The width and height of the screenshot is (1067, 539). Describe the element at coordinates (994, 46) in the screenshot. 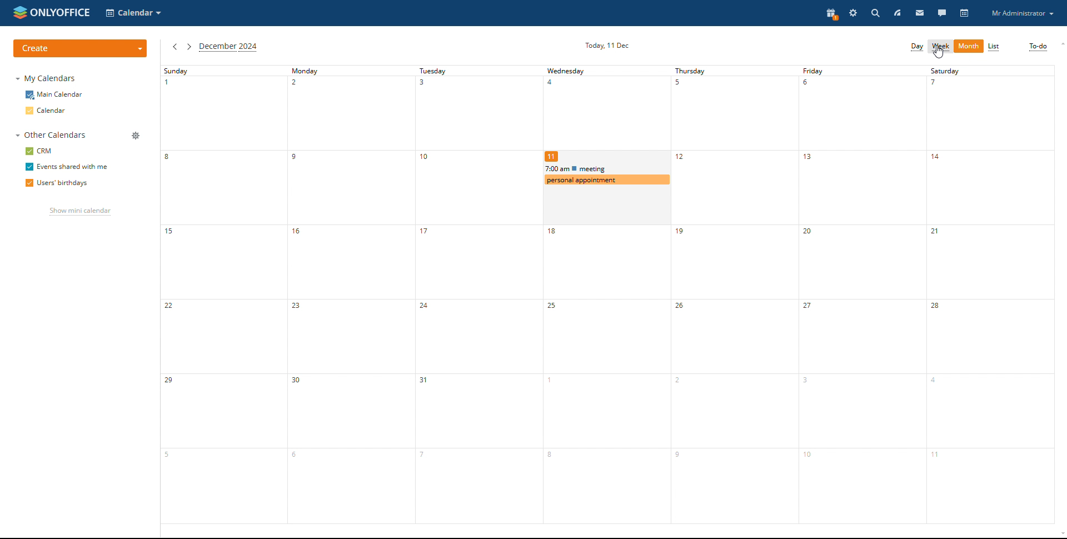

I see `list view` at that location.